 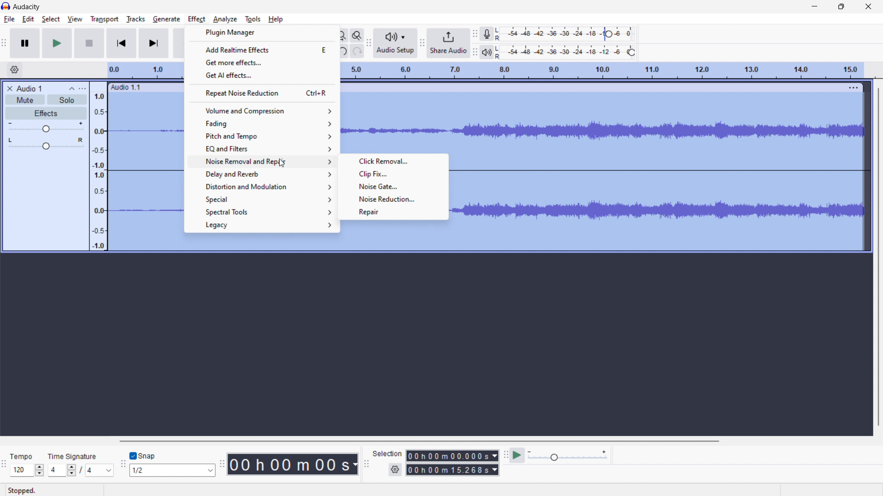 What do you see at coordinates (121, 43) in the screenshot?
I see `skip to start` at bounding box center [121, 43].